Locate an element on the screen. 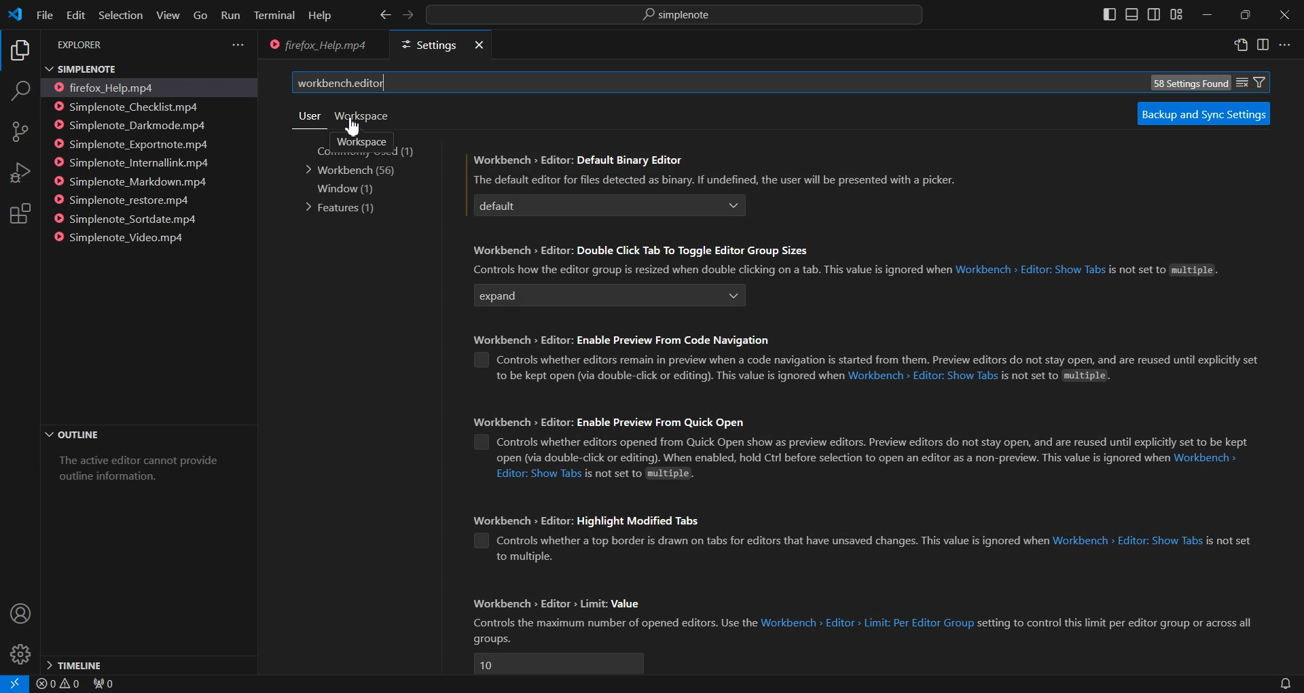 The height and width of the screenshot is (693, 1304). The active editor cannot provide
outline information. is located at coordinates (143, 474).